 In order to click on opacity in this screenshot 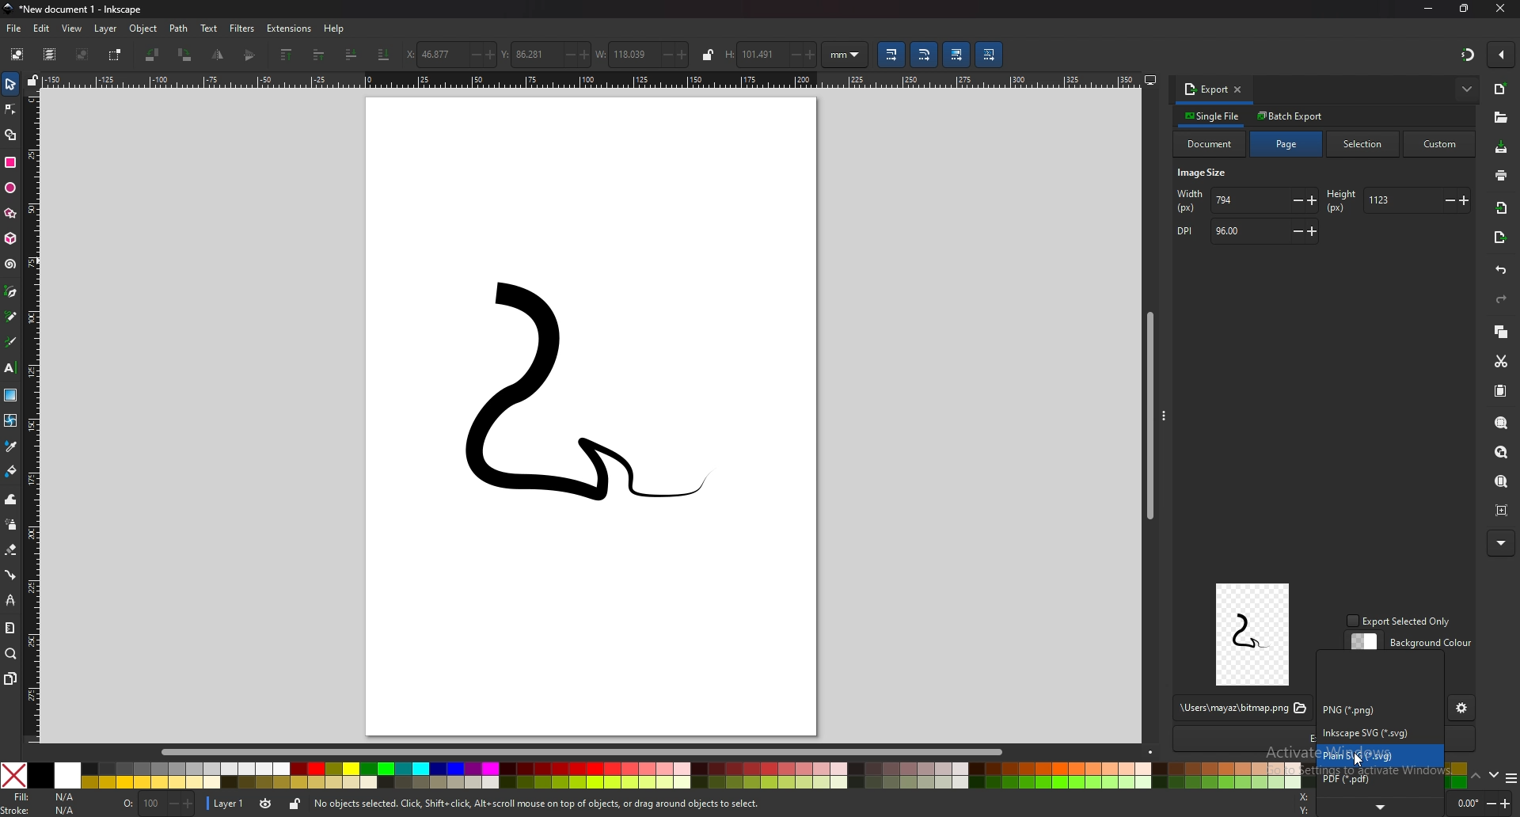, I will do `click(158, 804)`.